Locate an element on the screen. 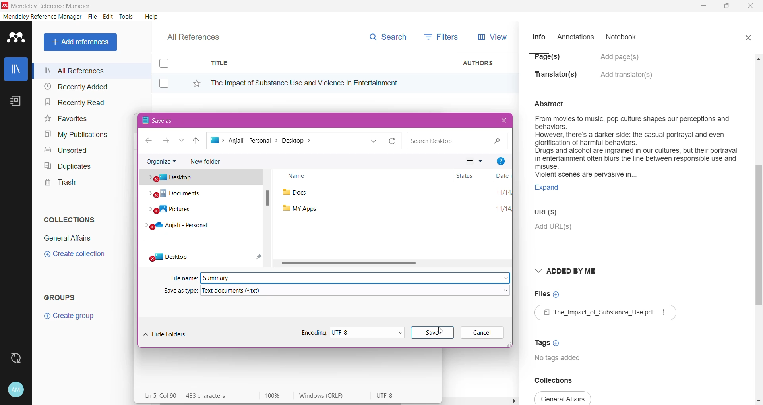 The width and height of the screenshot is (763, 405). cursor is located at coordinates (441, 330).